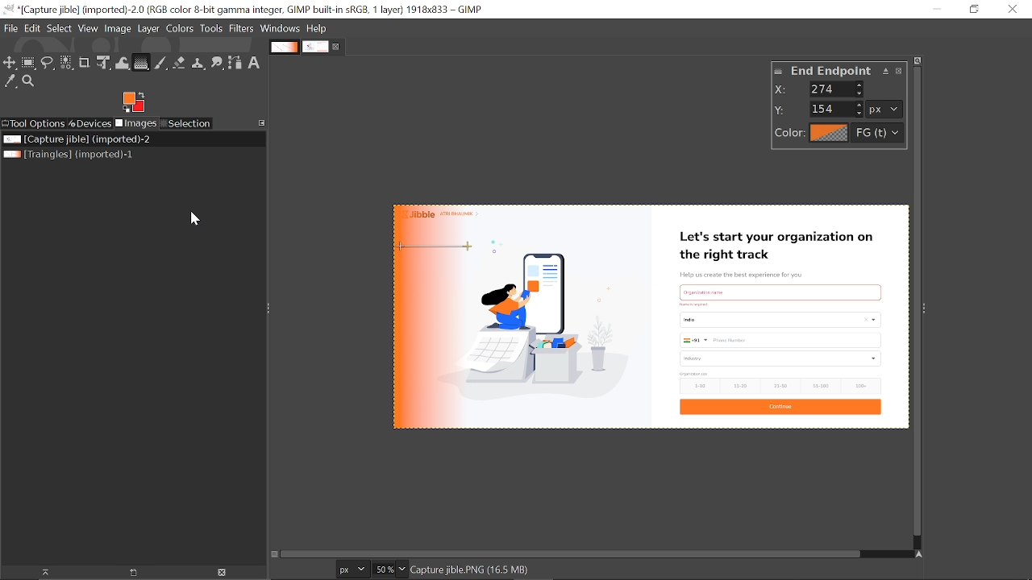  Describe the element at coordinates (123, 62) in the screenshot. I see `Wrap text tool` at that location.